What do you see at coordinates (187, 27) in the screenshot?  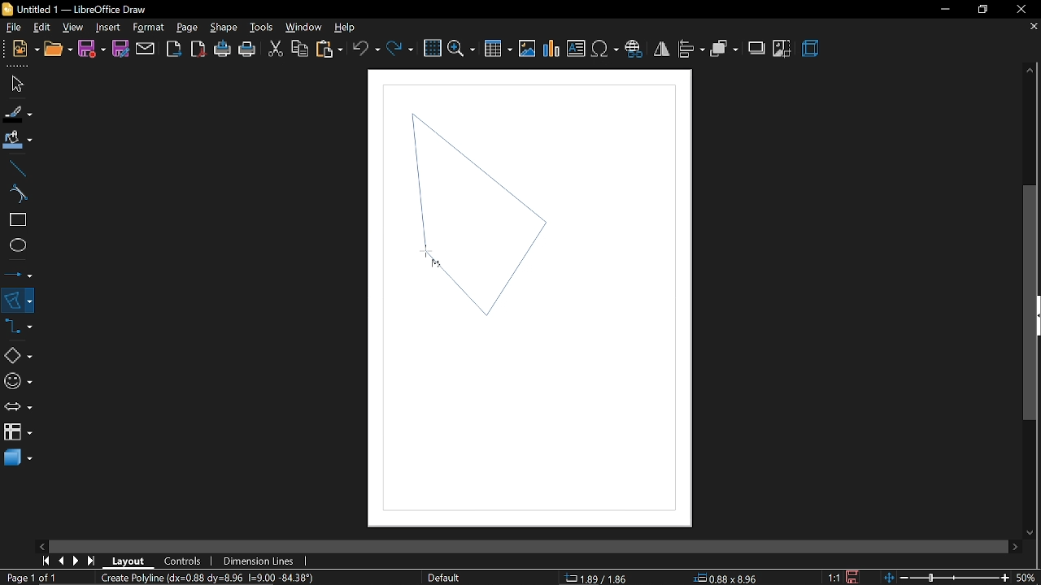 I see `page` at bounding box center [187, 27].